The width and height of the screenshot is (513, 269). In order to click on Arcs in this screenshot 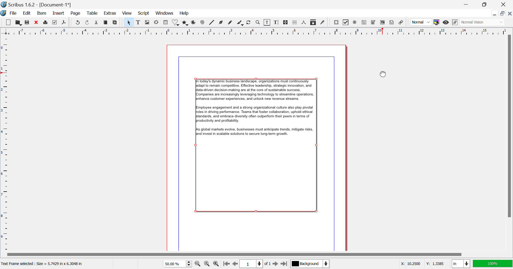, I will do `click(194, 23)`.